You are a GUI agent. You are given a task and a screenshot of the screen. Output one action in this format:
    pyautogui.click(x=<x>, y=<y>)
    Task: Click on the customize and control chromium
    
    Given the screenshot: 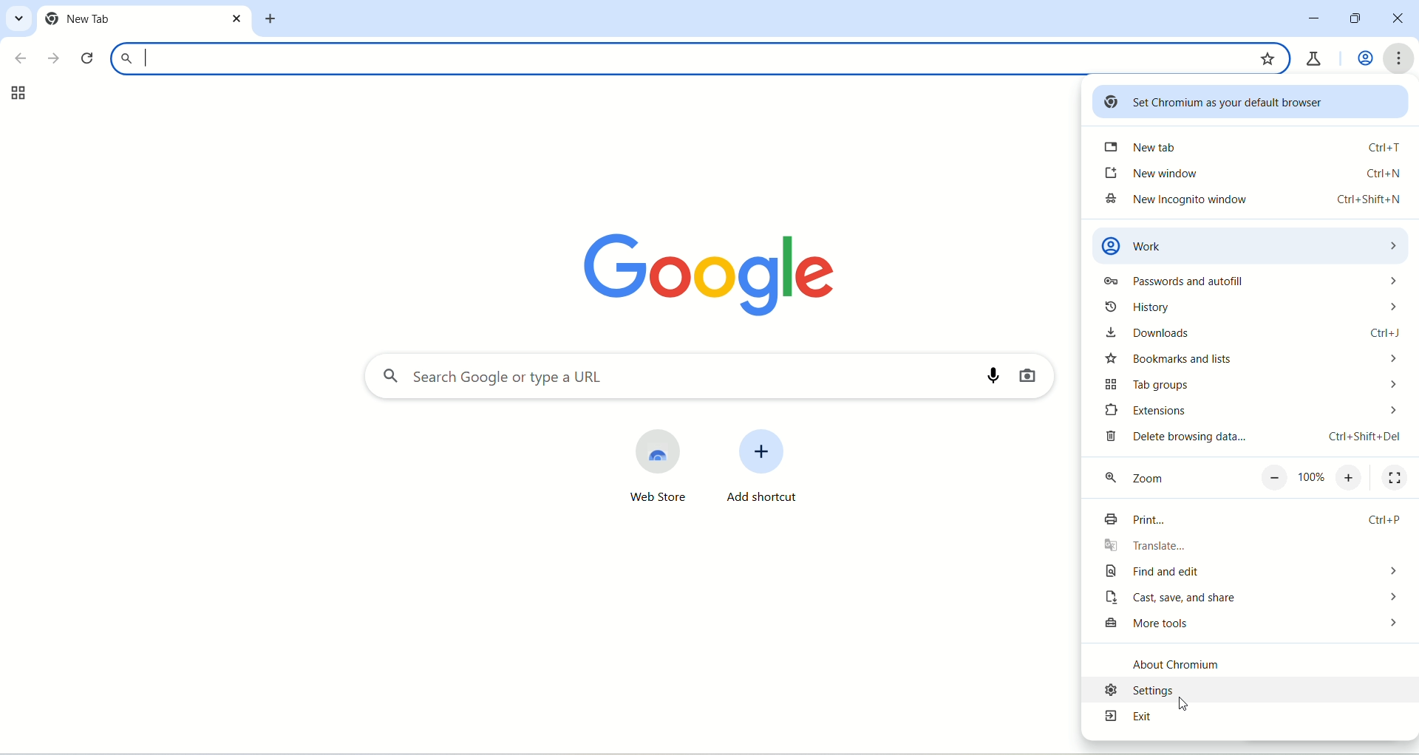 What is the action you would take?
    pyautogui.click(x=1401, y=57)
    